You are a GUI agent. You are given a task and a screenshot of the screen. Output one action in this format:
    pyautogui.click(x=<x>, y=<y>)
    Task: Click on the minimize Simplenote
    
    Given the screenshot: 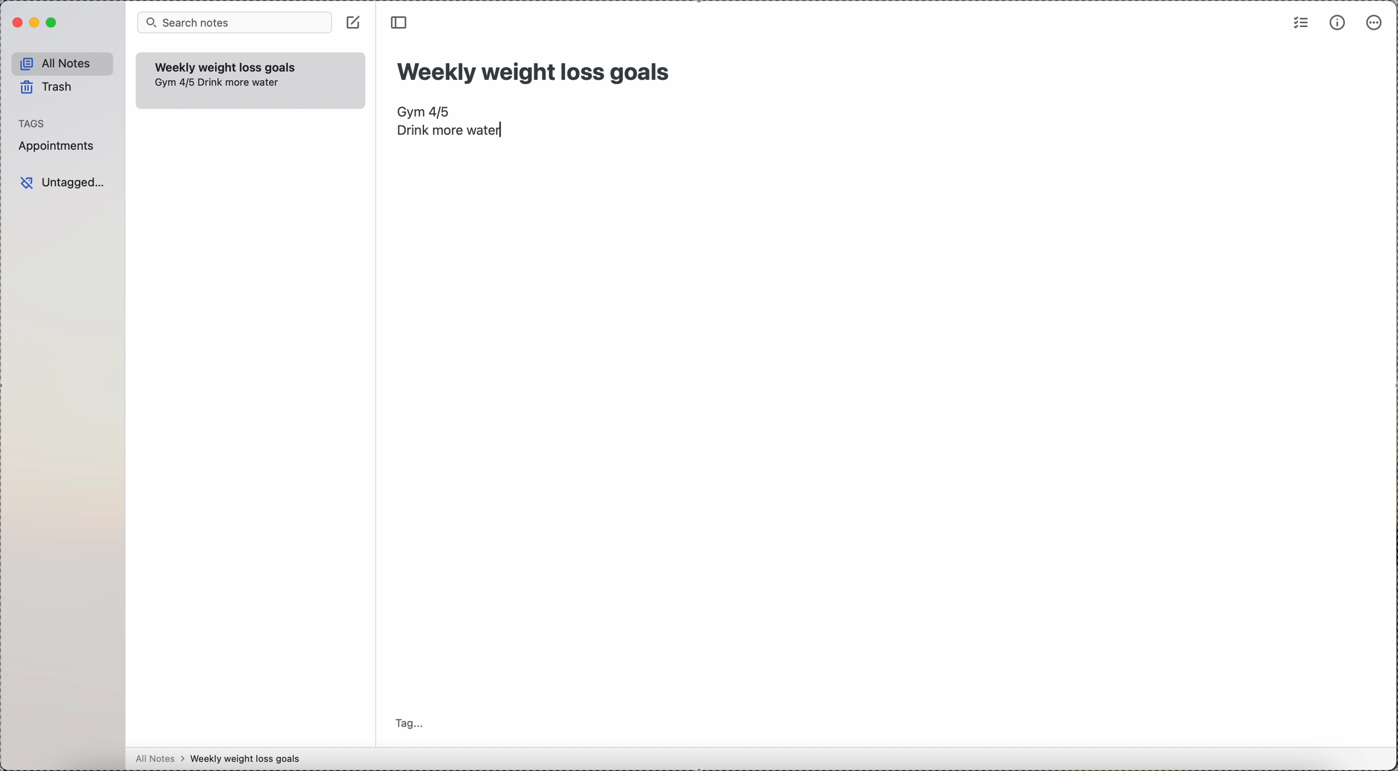 What is the action you would take?
    pyautogui.click(x=36, y=22)
    